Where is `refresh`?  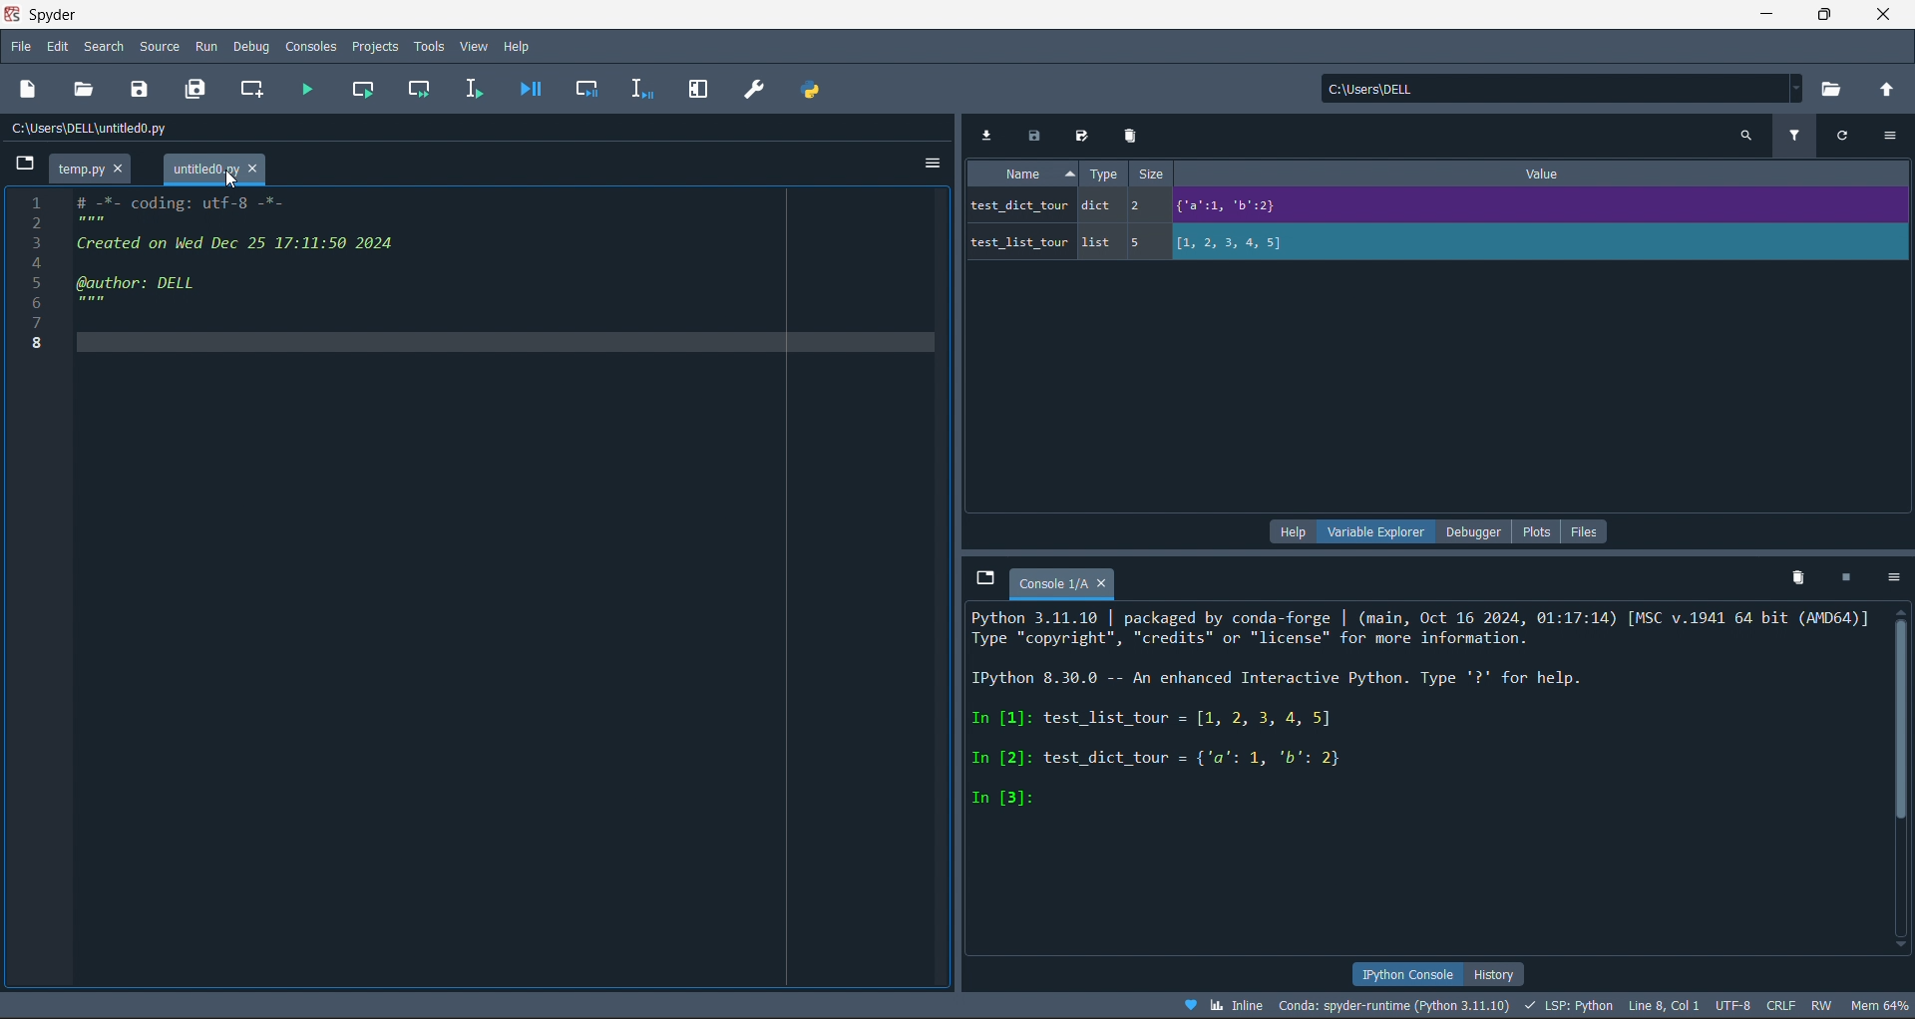 refresh is located at coordinates (1851, 139).